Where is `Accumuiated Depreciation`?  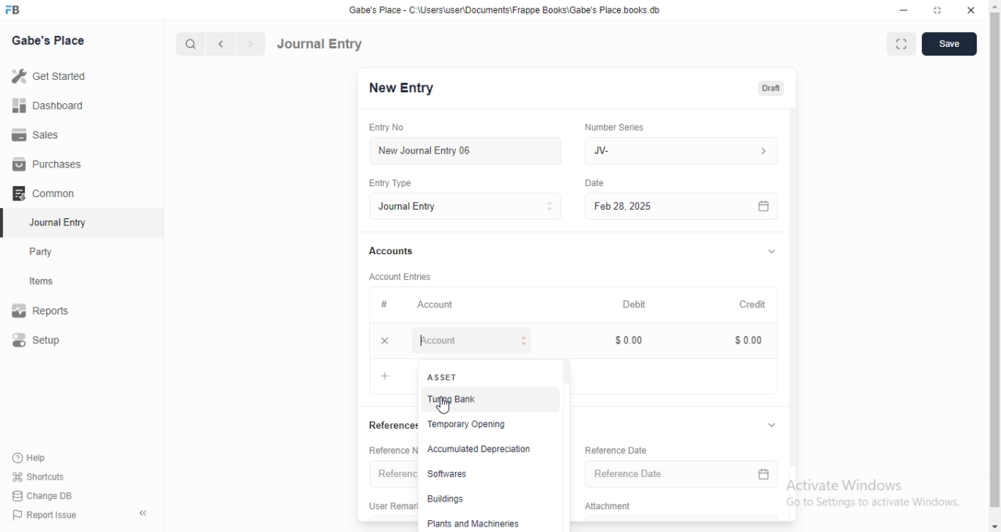
Accumuiated Depreciation is located at coordinates (487, 449).